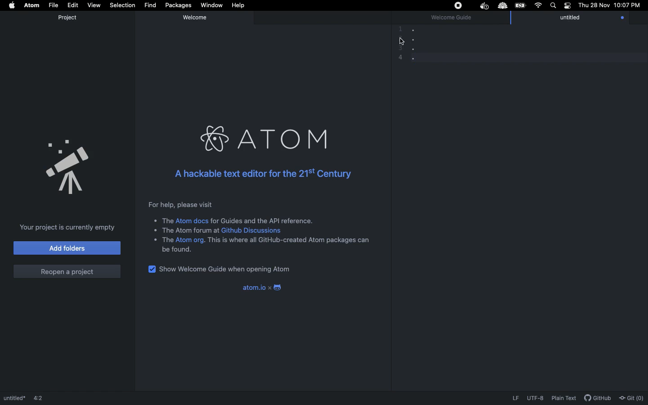 The width and height of the screenshot is (648, 405). I want to click on Descriptive text, so click(178, 205).